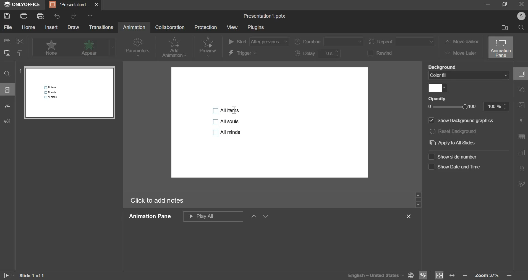 Image resolution: width=528 pixels, height=280 pixels. I want to click on start order, so click(258, 42).